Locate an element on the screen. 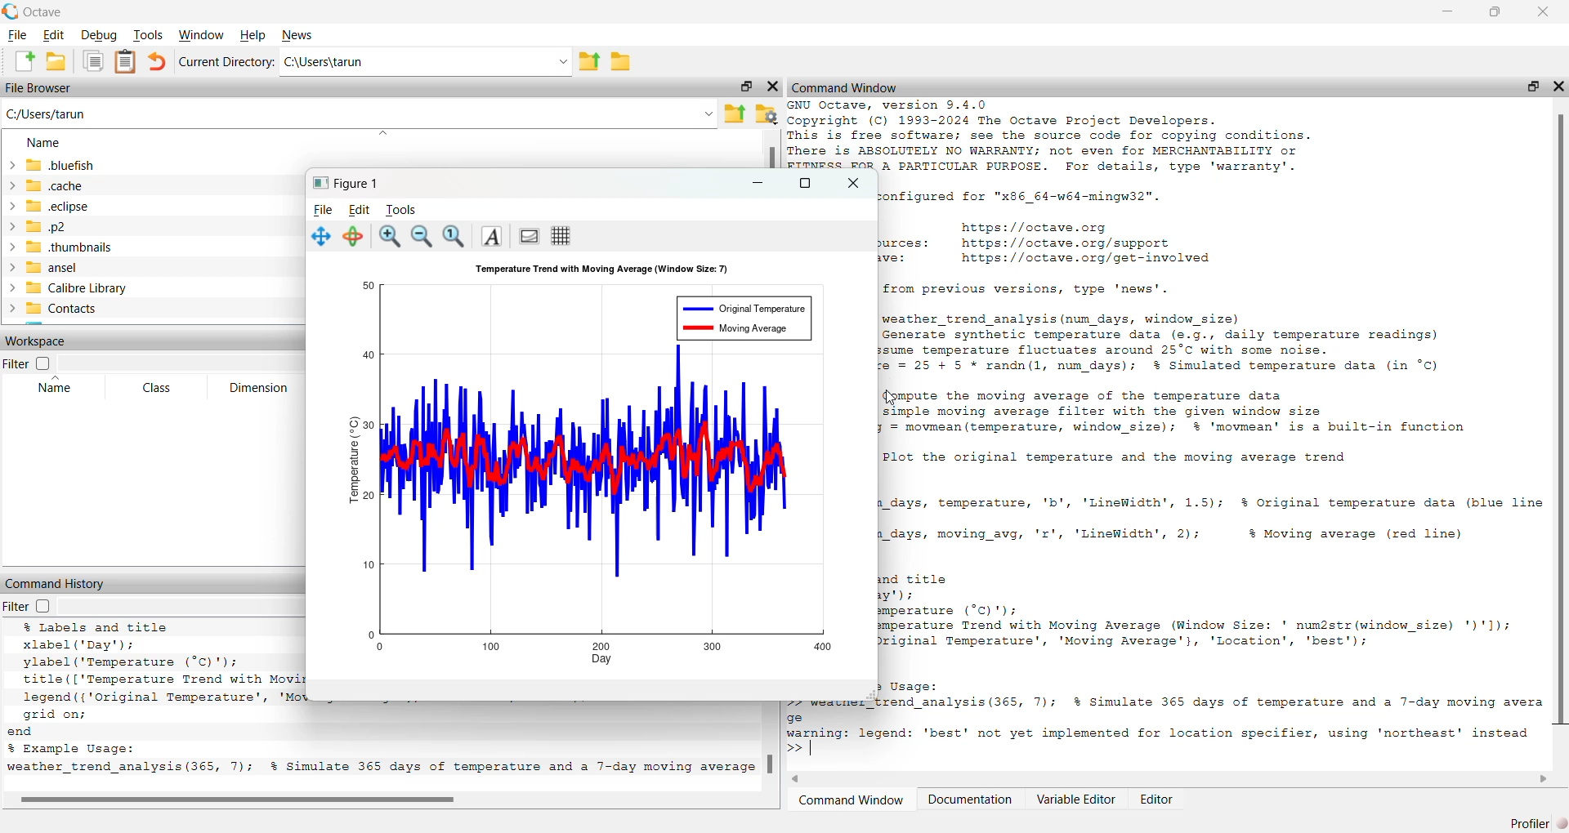 This screenshot has height=833, width=1569. Create a new File is located at coordinates (25, 61).